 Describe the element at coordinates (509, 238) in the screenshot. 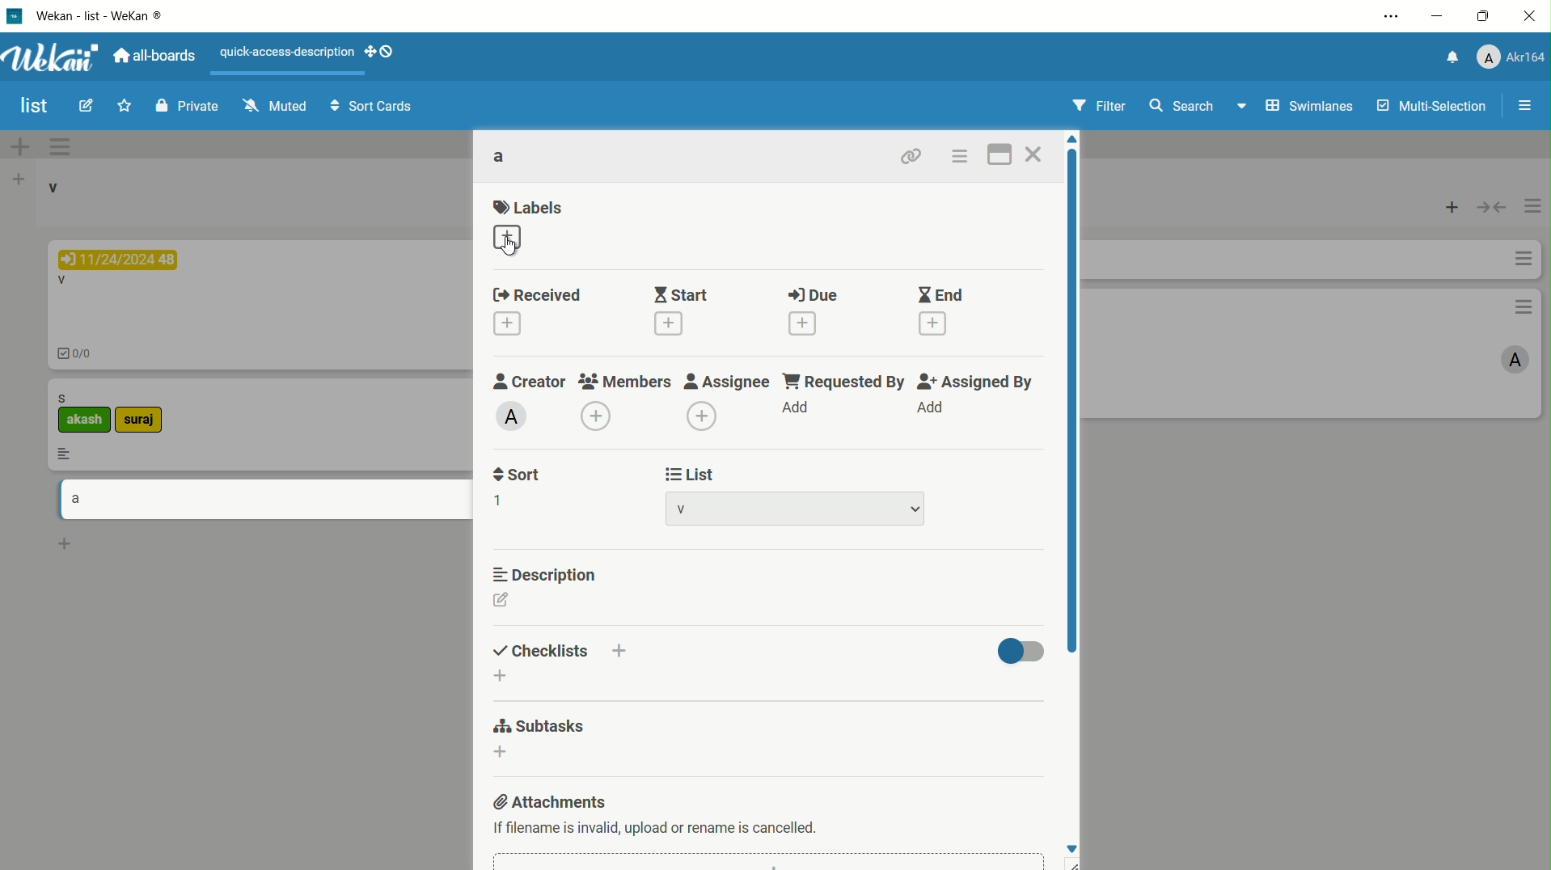

I see `add label` at that location.